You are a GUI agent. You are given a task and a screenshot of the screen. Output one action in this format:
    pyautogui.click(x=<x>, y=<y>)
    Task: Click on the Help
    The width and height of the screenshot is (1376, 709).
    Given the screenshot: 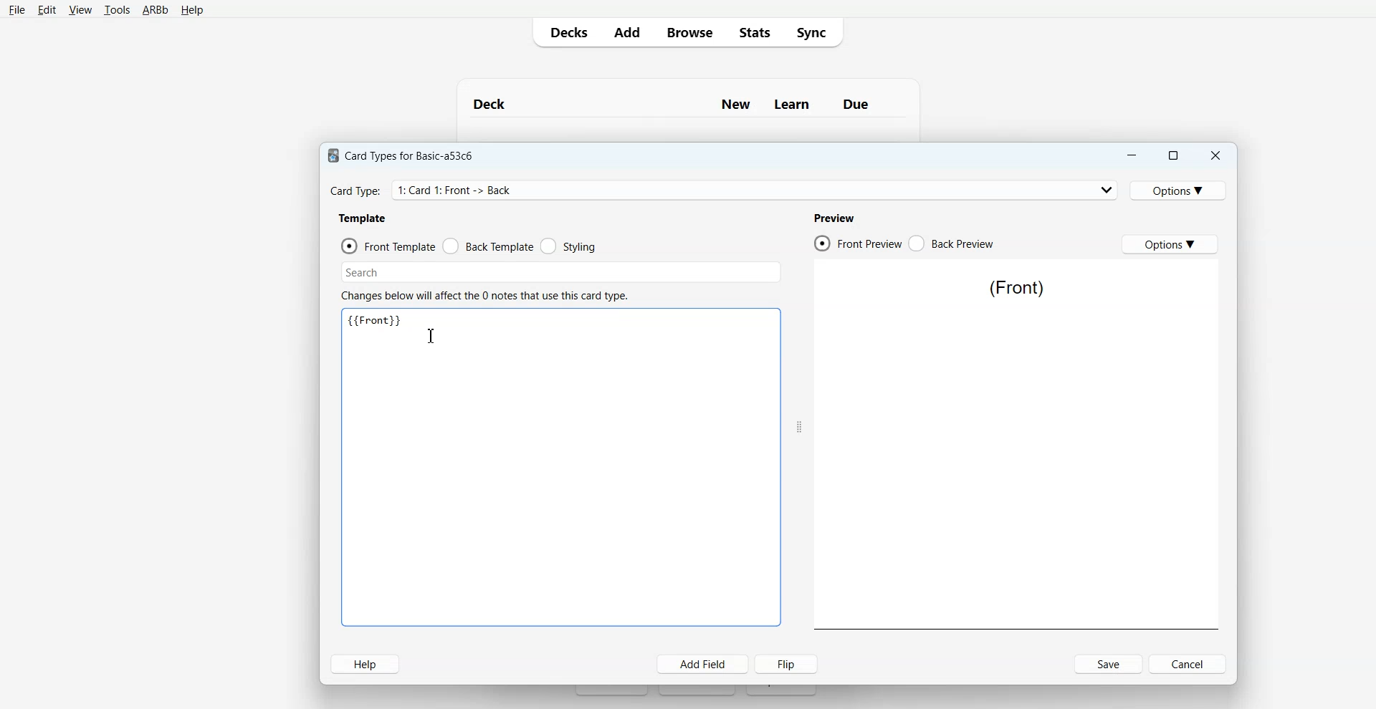 What is the action you would take?
    pyautogui.click(x=365, y=664)
    